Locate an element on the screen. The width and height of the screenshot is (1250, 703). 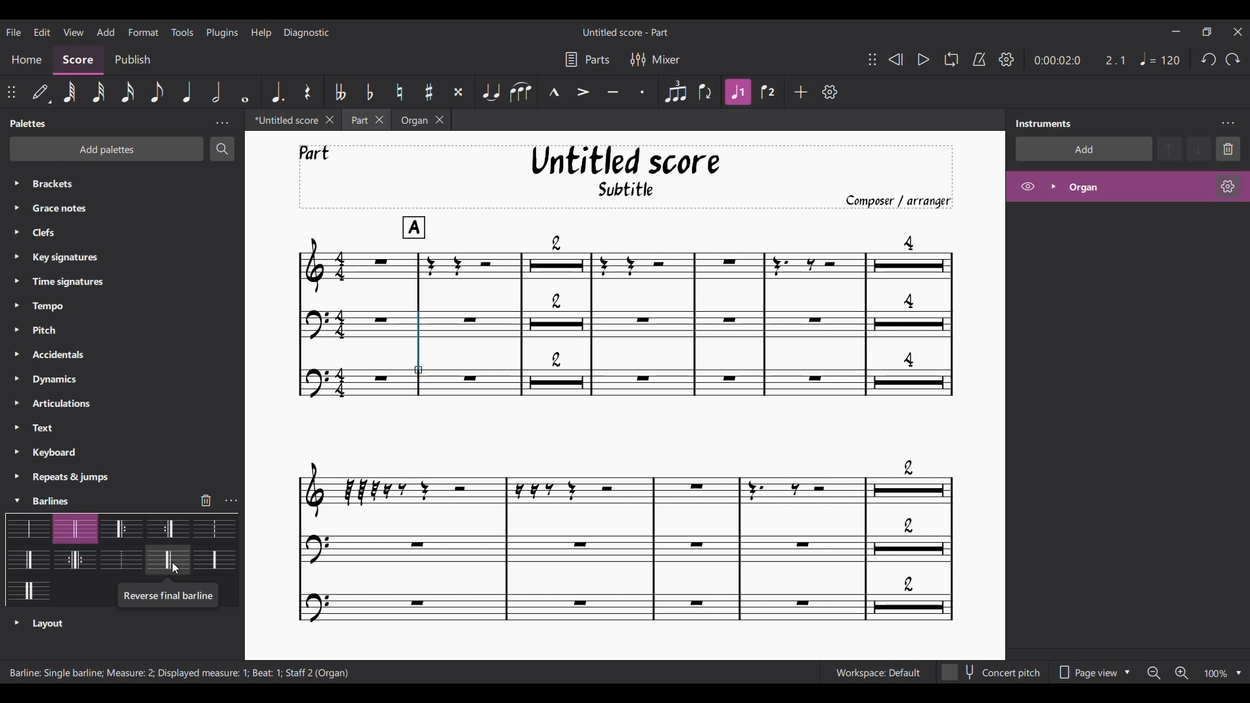
Help menu is located at coordinates (261, 33).